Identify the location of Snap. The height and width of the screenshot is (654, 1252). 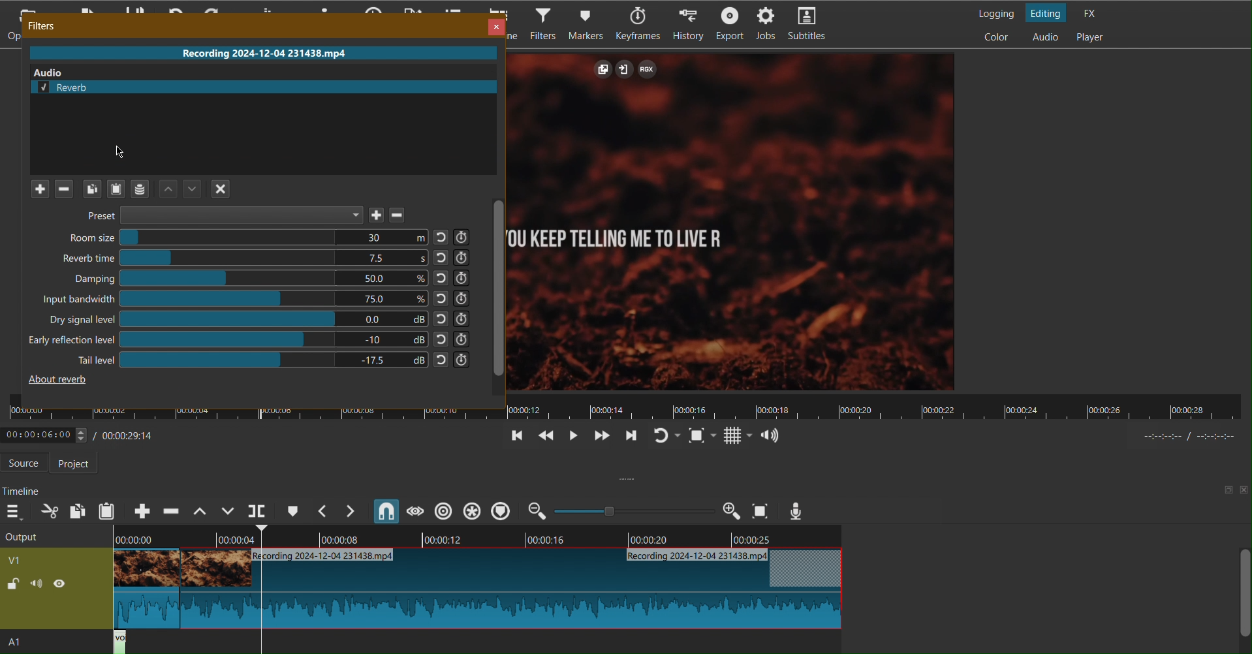
(386, 511).